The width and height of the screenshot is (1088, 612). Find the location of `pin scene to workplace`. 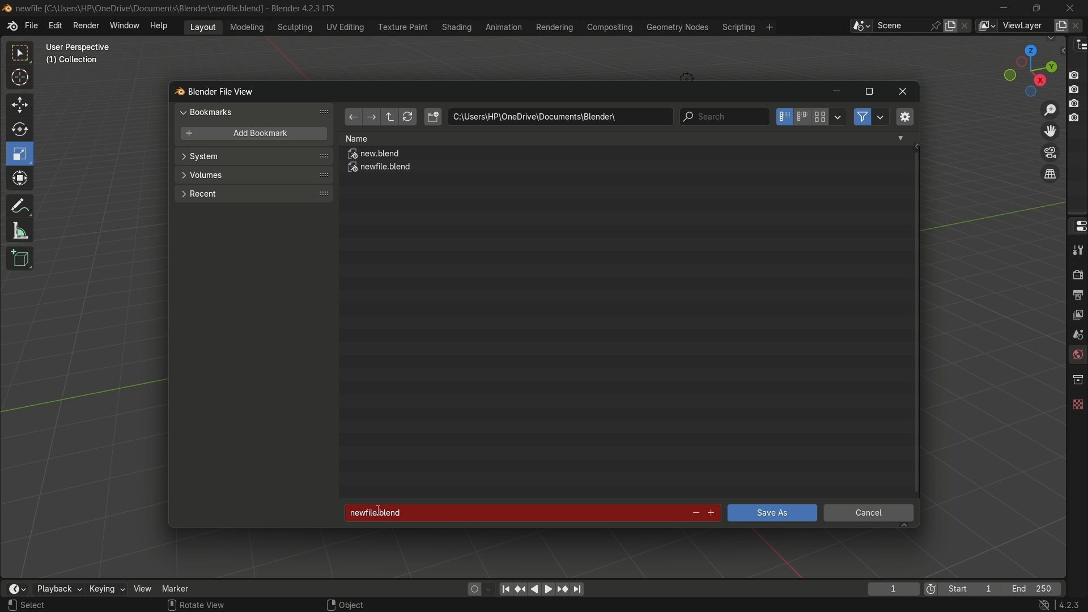

pin scene to workplace is located at coordinates (937, 25).